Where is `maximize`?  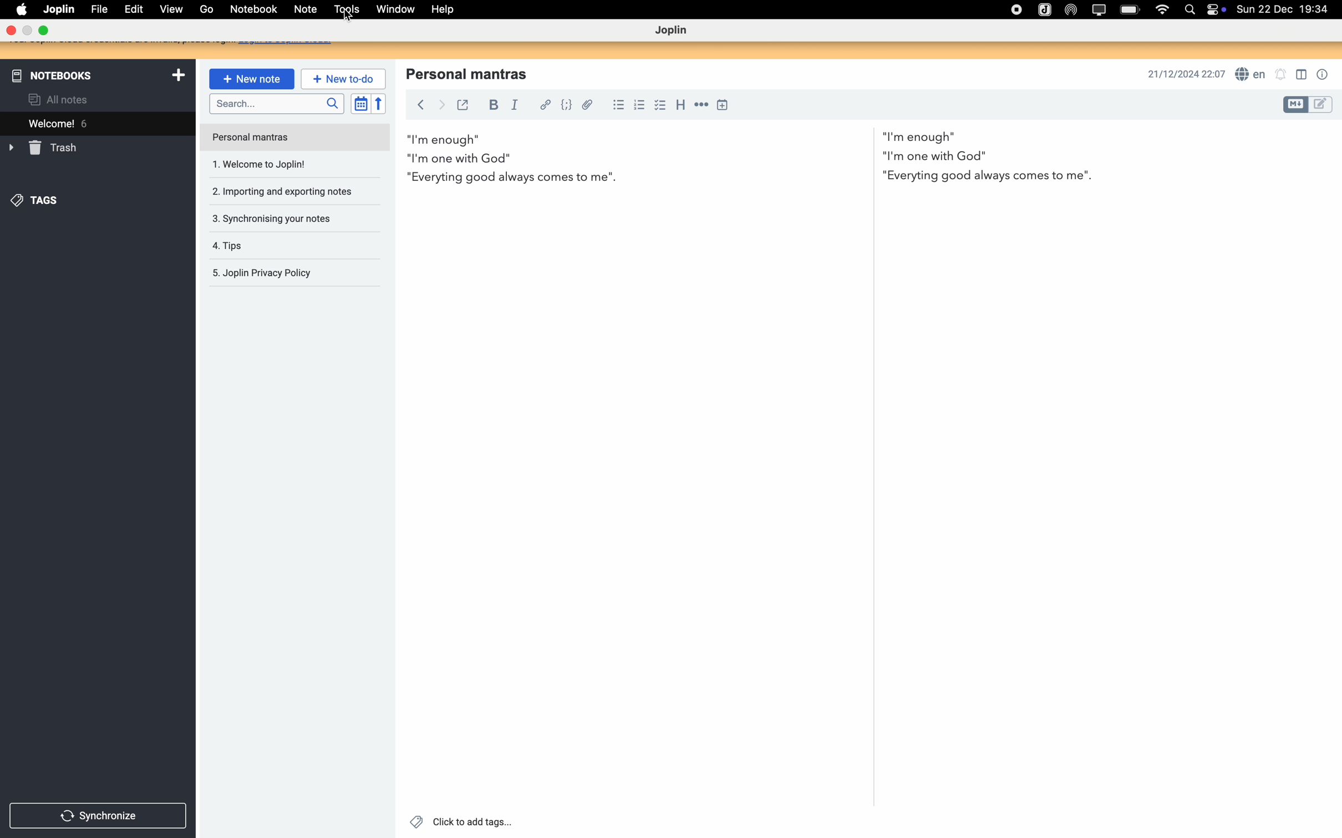 maximize is located at coordinates (44, 29).